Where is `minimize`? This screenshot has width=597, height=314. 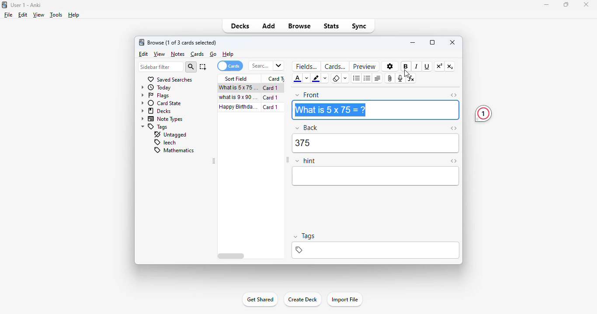
minimize is located at coordinates (413, 43).